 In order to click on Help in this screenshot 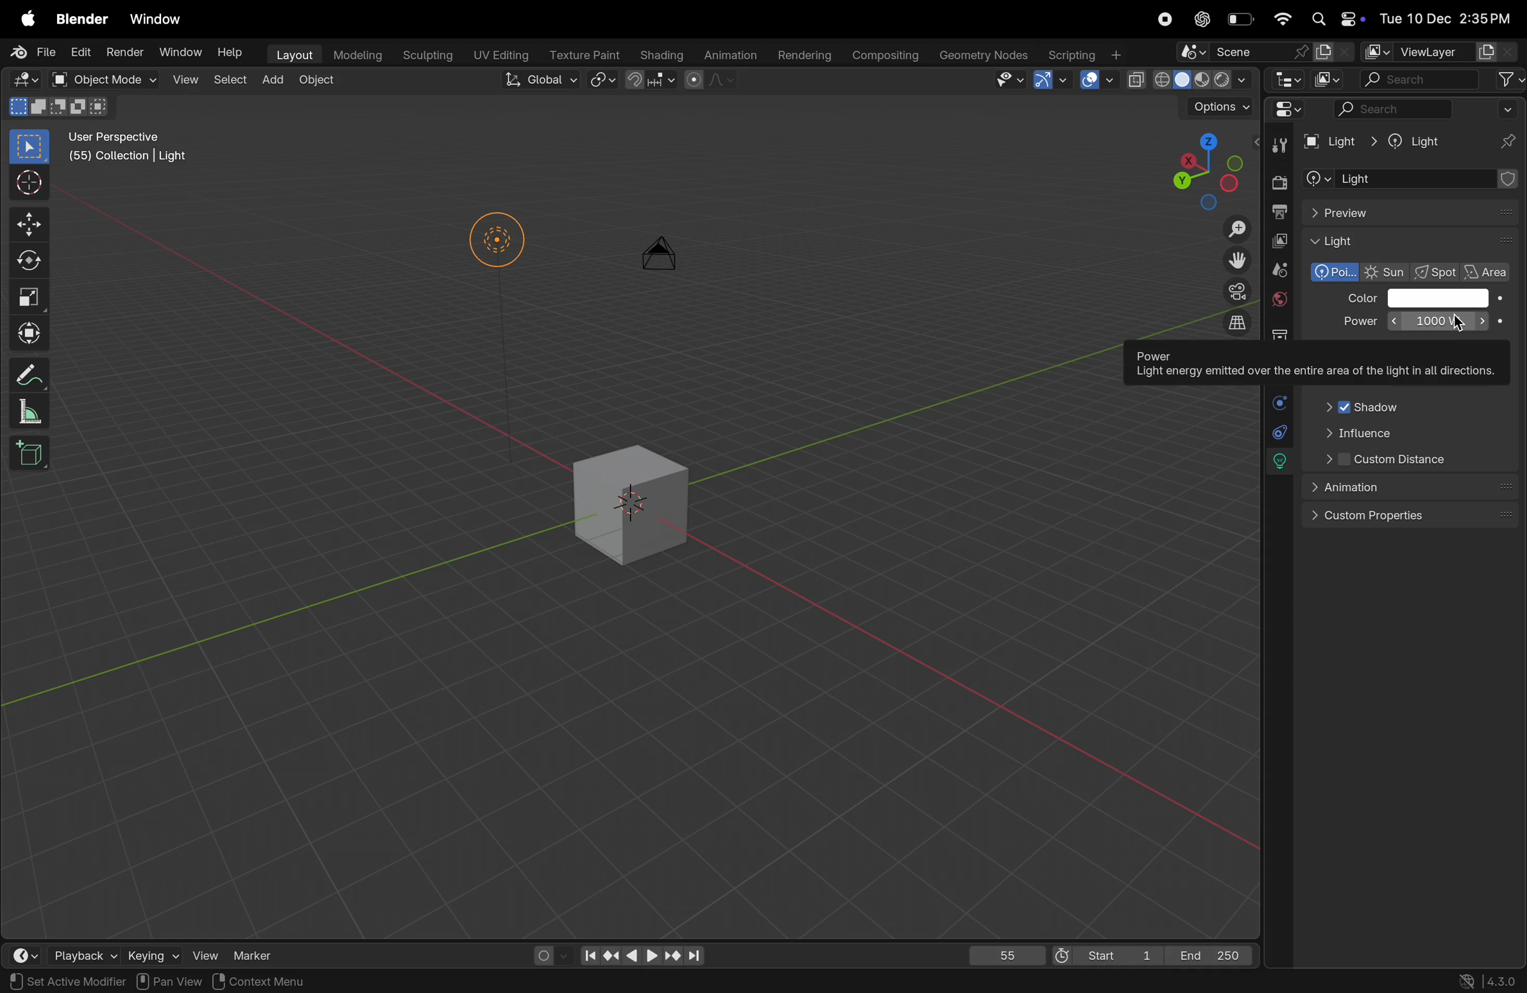, I will do `click(231, 54)`.